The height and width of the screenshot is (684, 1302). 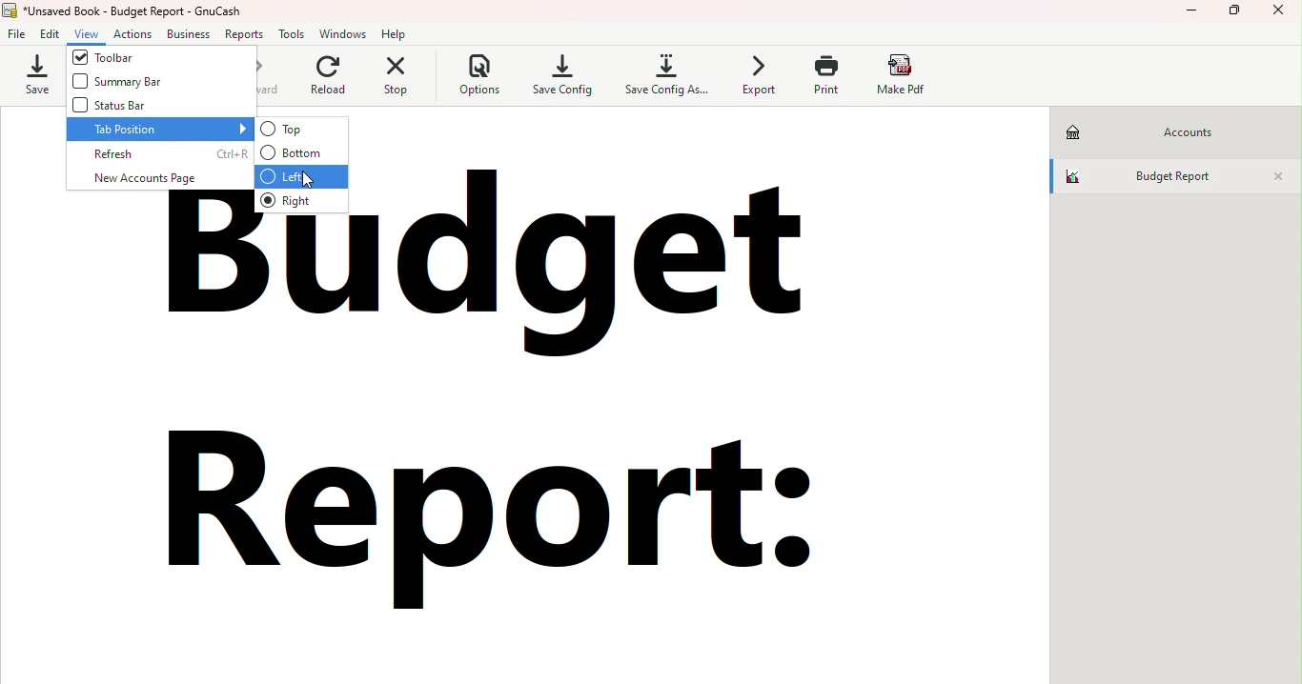 I want to click on Reload, so click(x=326, y=78).